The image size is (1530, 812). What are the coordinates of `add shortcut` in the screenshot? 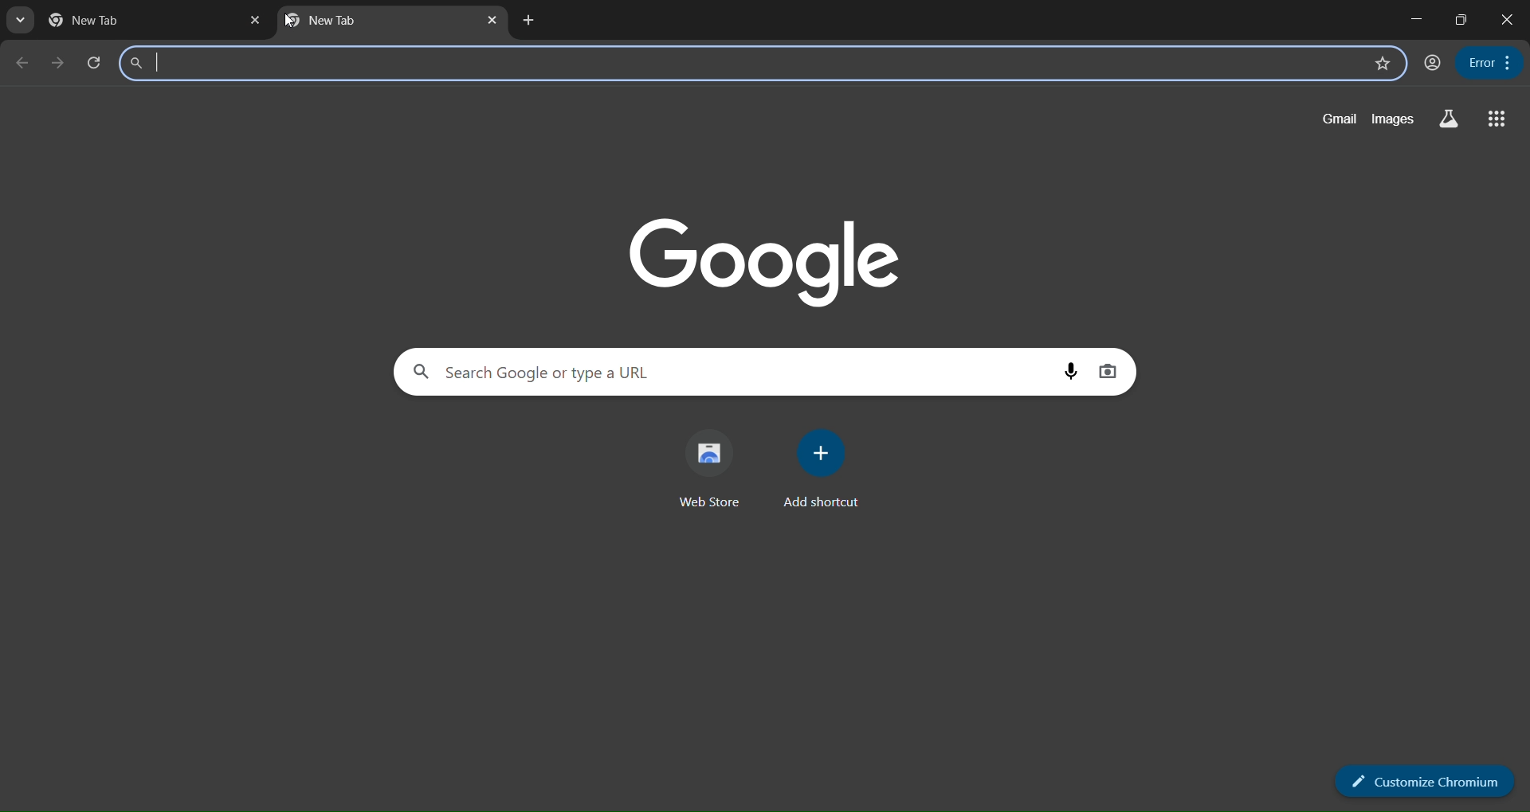 It's located at (816, 470).